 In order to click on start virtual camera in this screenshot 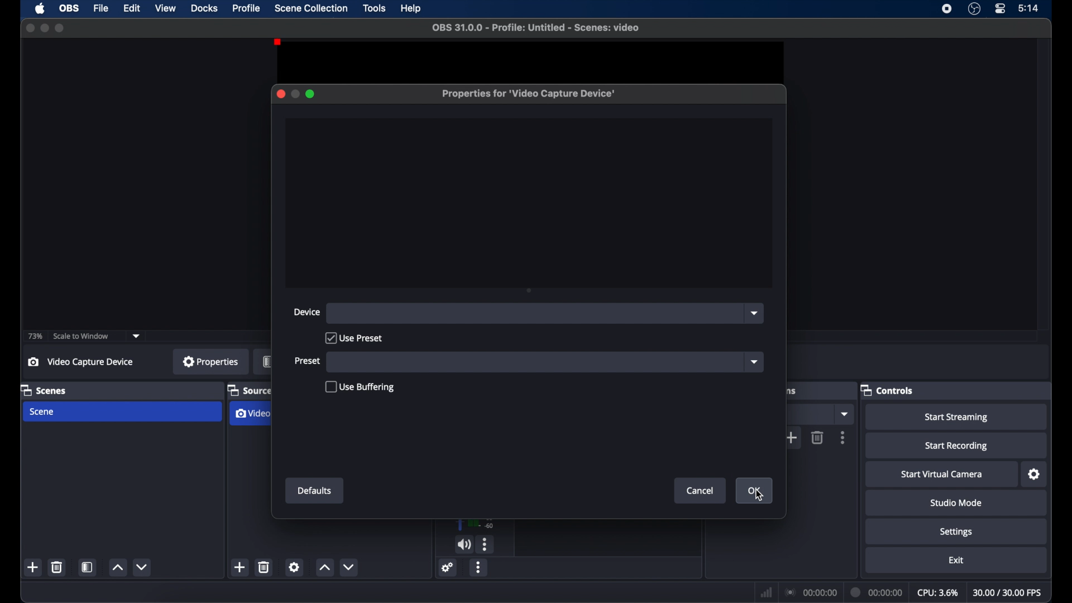, I will do `click(942, 474)`.